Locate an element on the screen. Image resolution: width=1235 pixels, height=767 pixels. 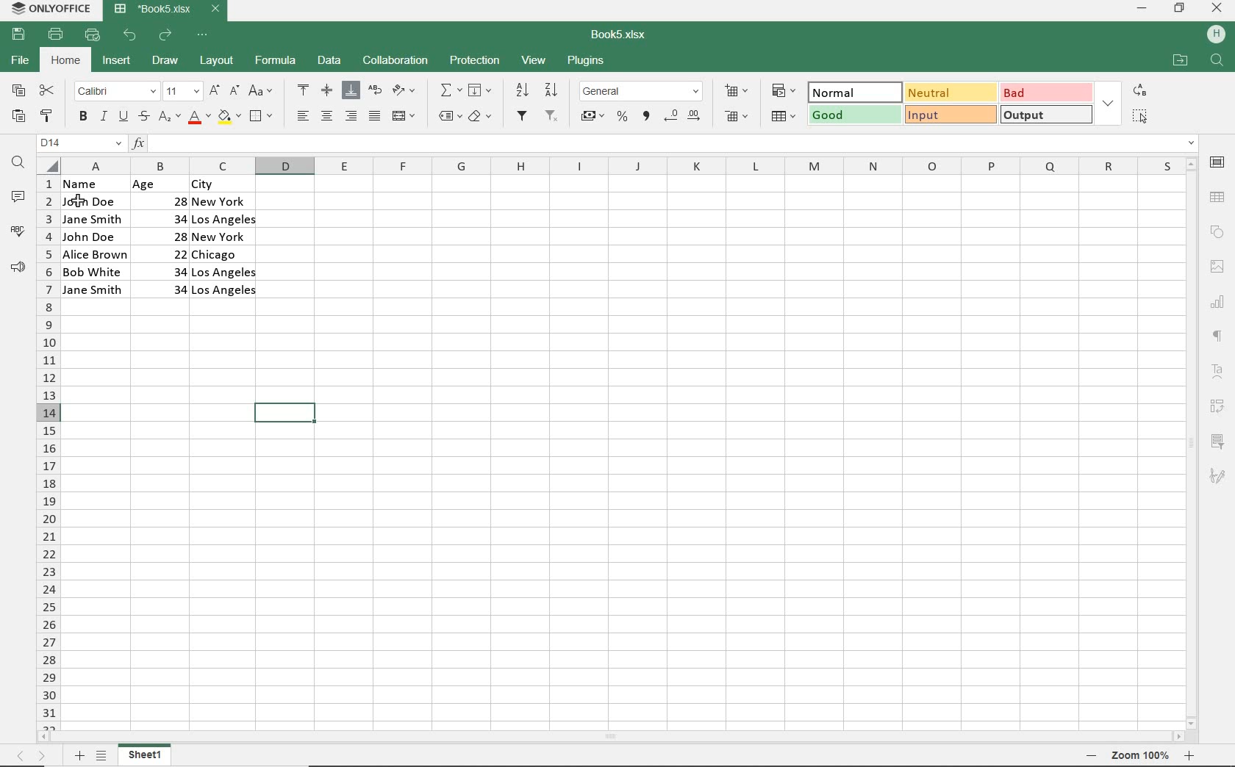
HOME is located at coordinates (67, 62).